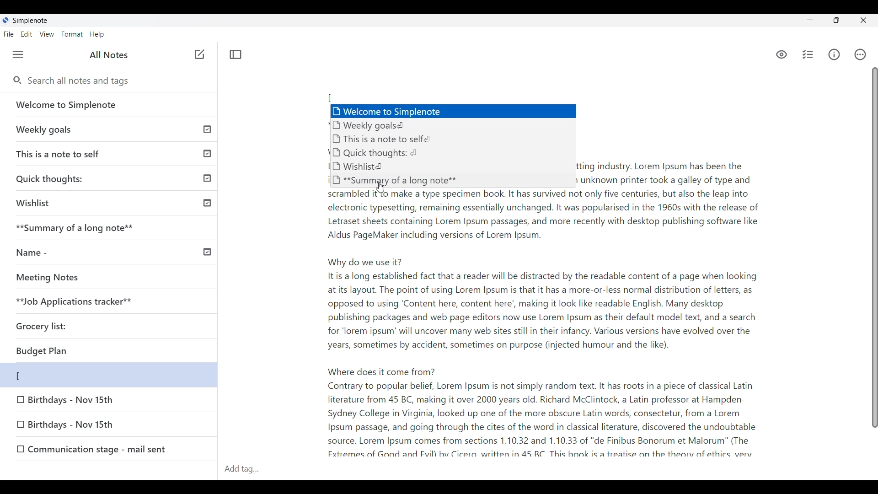 The image size is (878, 494). I want to click on Weekly goals, so click(109, 129).